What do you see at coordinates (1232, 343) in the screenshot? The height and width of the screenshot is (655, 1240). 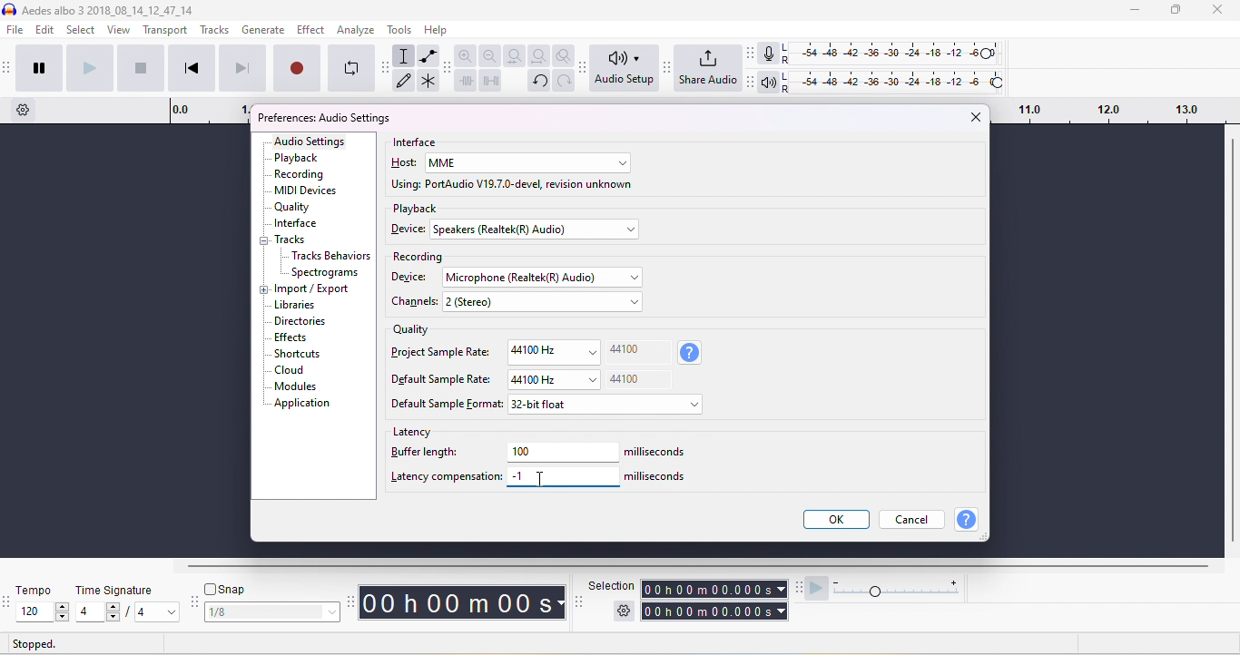 I see `vertical scroll bar` at bounding box center [1232, 343].